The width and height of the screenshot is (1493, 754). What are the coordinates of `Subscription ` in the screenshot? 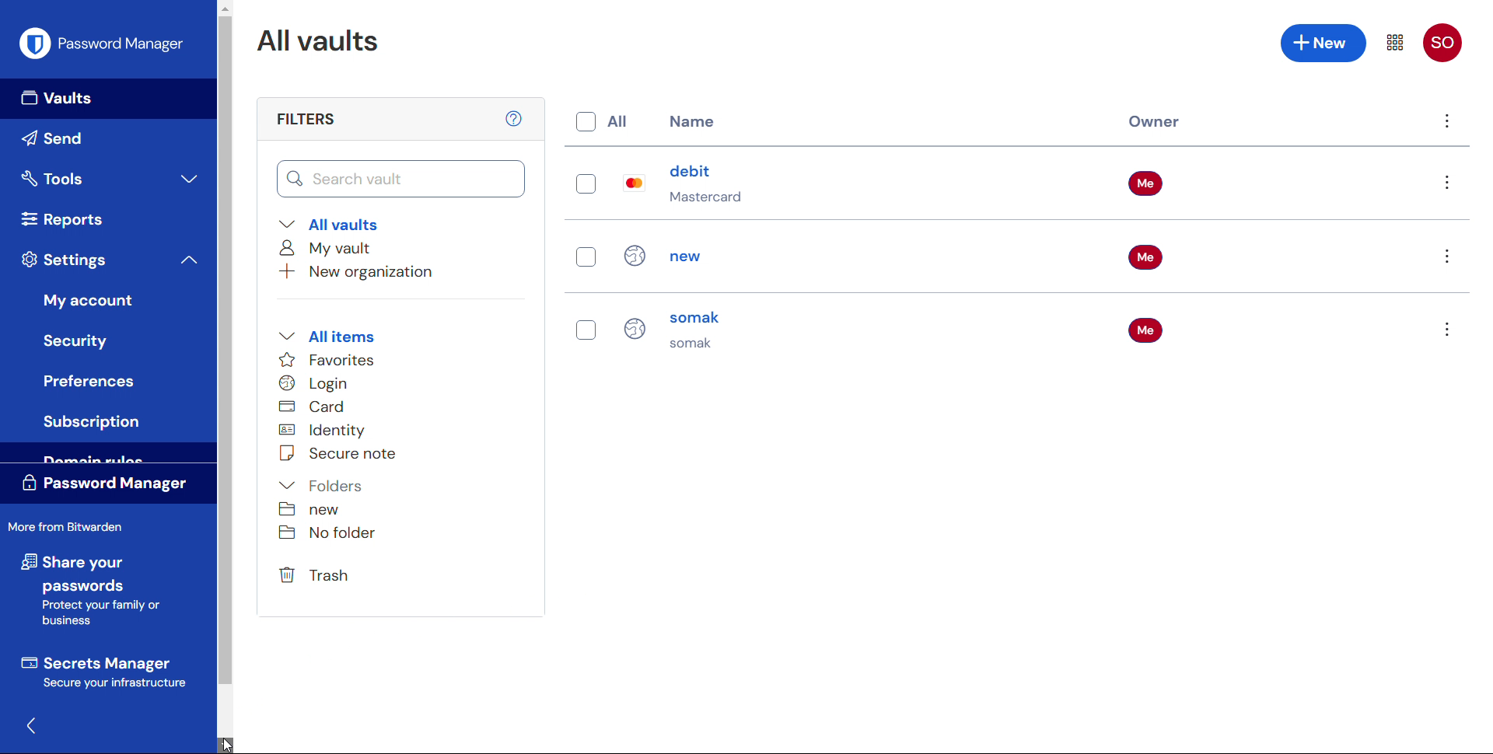 It's located at (91, 422).